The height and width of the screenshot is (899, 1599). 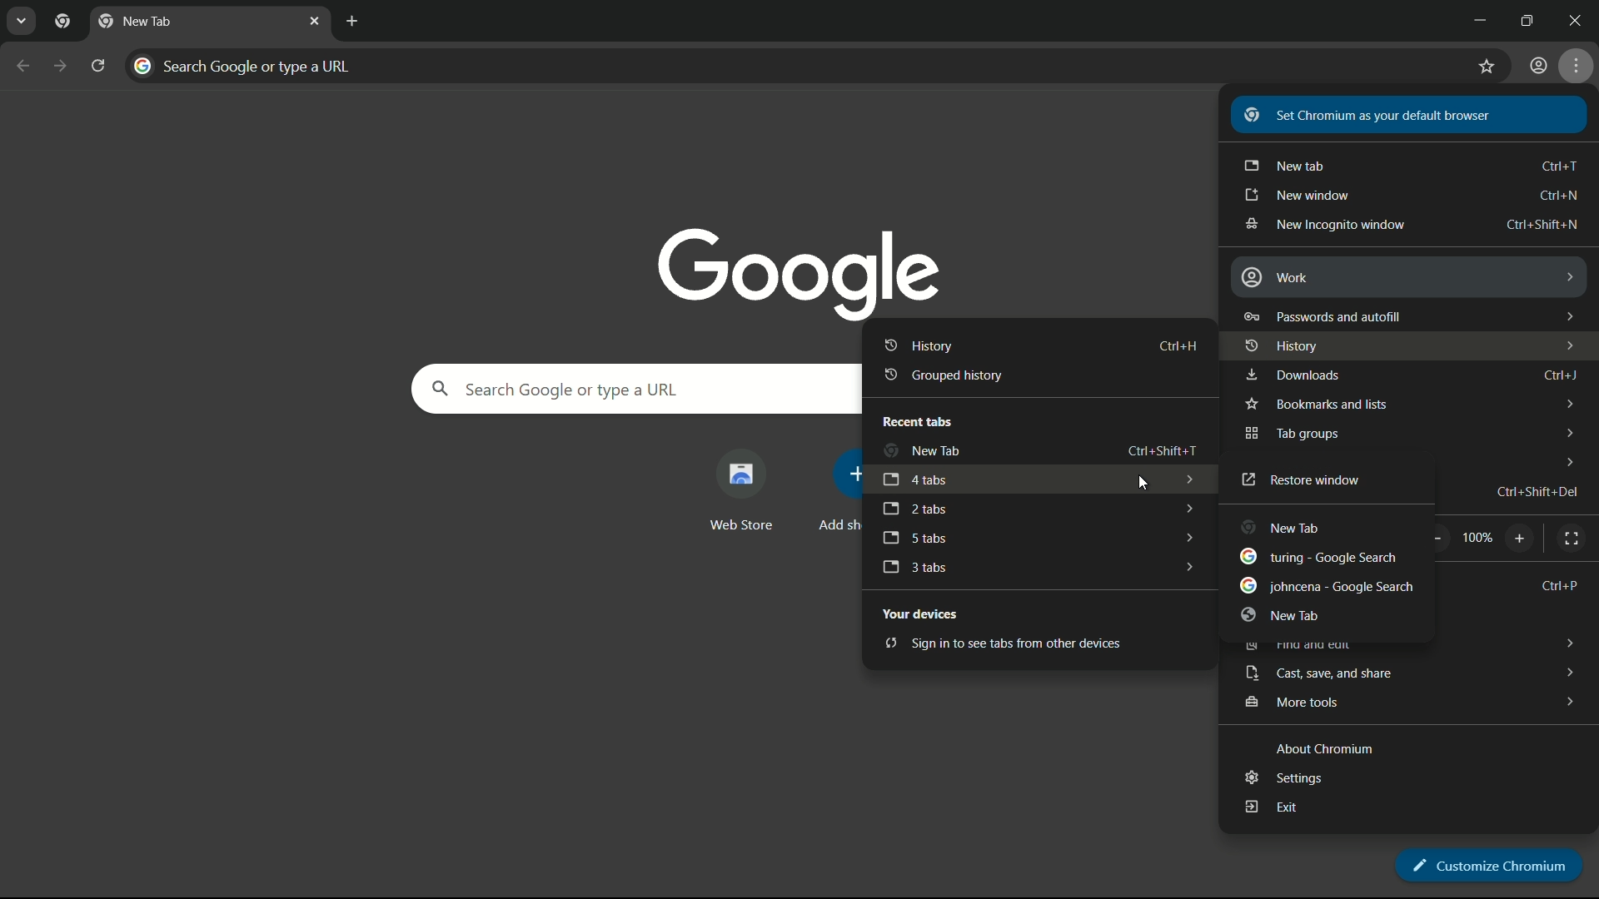 What do you see at coordinates (915, 539) in the screenshot?
I see `5 tabs` at bounding box center [915, 539].